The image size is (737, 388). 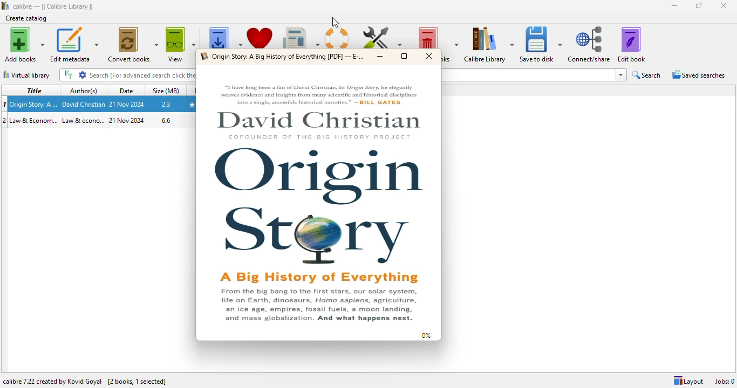 What do you see at coordinates (33, 90) in the screenshot?
I see `title` at bounding box center [33, 90].